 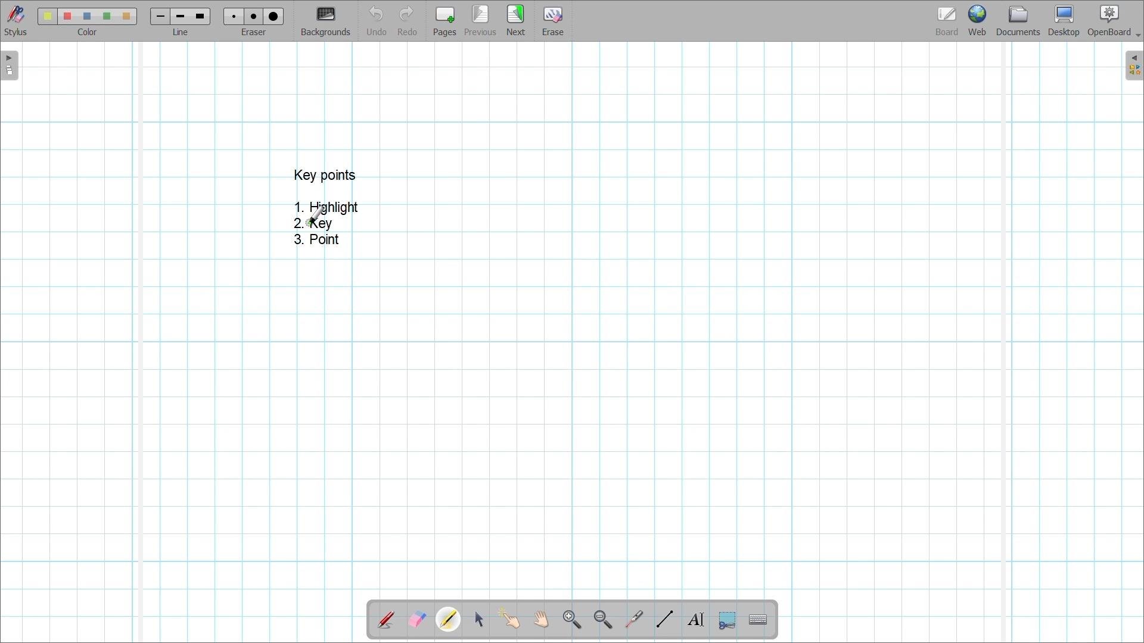 What do you see at coordinates (327, 206) in the screenshot?
I see `1. Highlight` at bounding box center [327, 206].